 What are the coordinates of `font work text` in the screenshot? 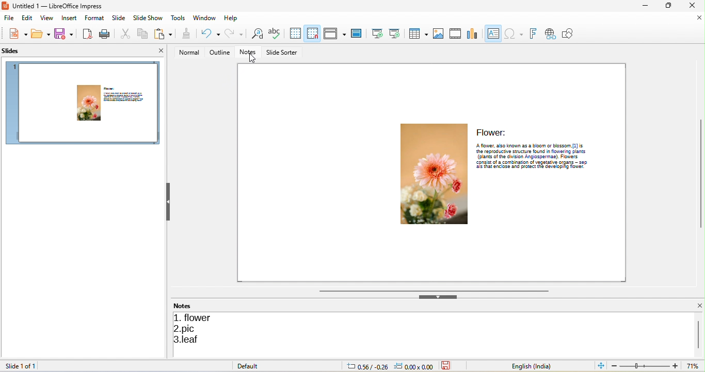 It's located at (533, 32).